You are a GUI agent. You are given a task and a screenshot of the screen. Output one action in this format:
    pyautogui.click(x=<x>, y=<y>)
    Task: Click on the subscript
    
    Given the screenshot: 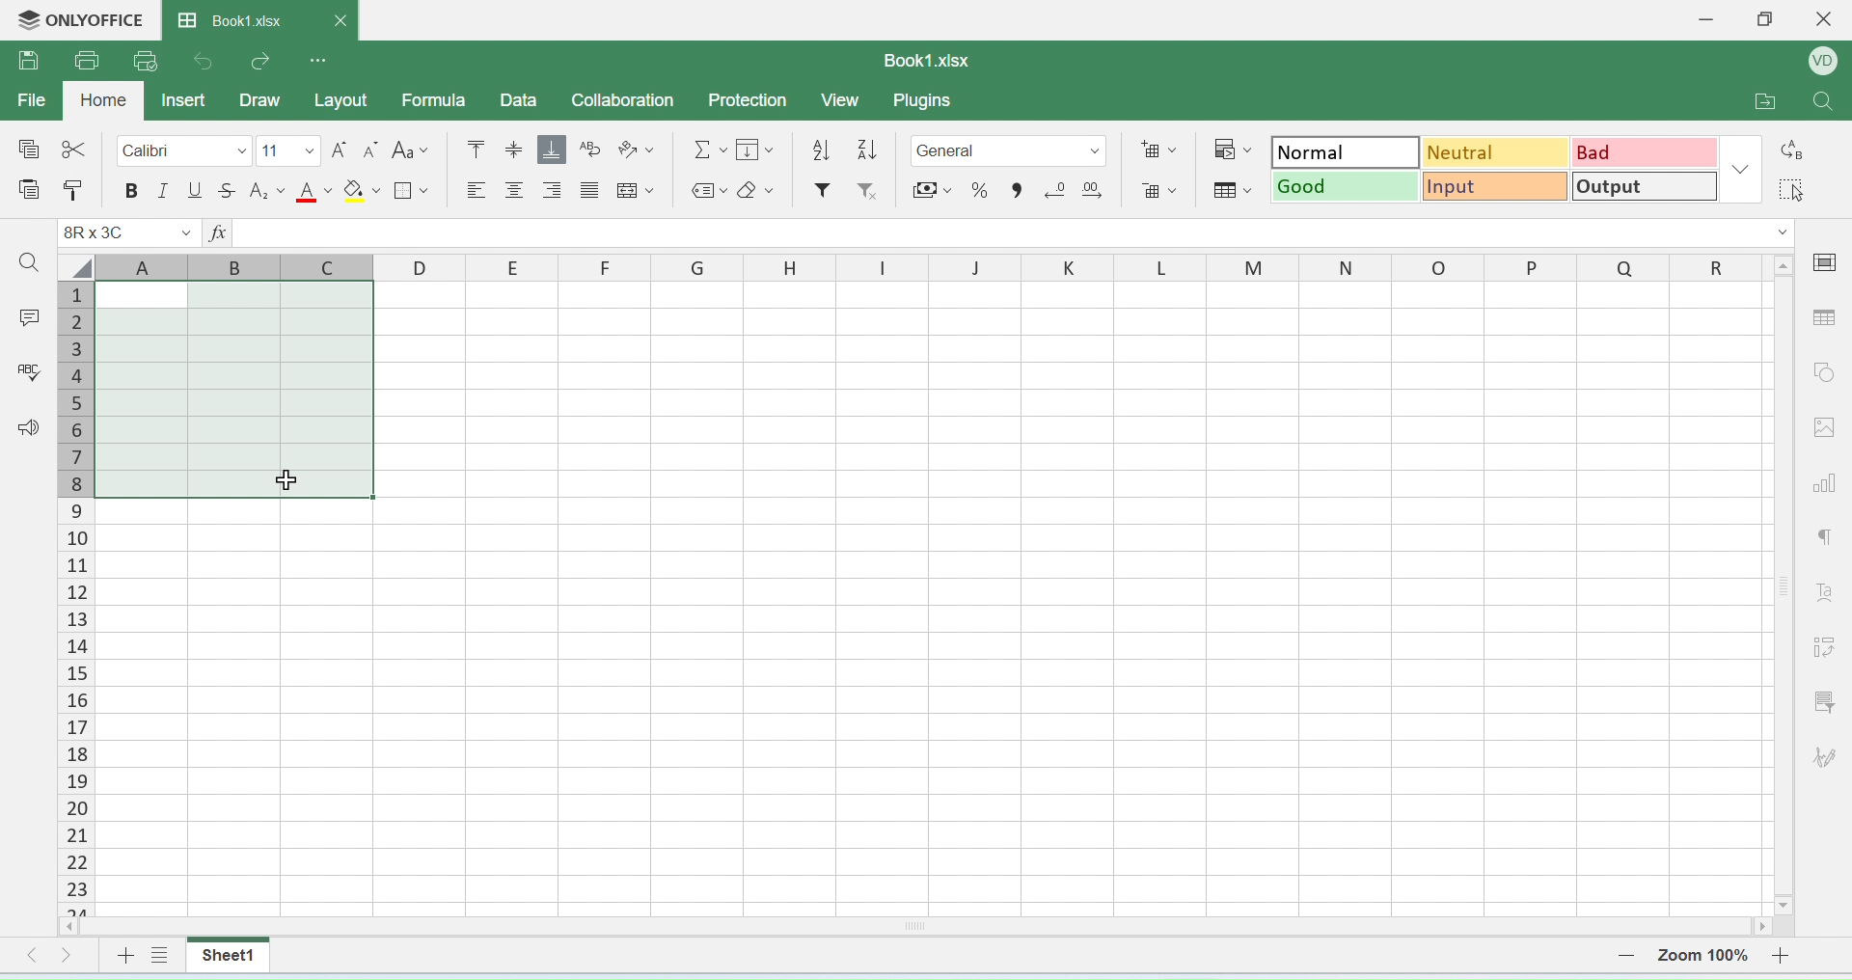 What is the action you would take?
    pyautogui.click(x=266, y=190)
    